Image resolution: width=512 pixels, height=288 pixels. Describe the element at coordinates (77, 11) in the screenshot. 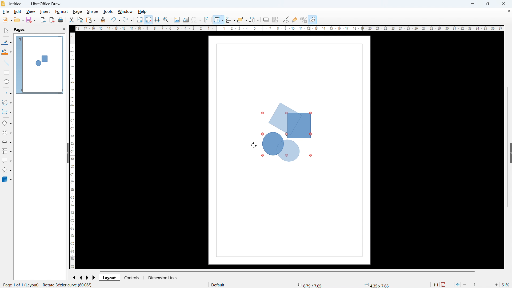

I see `page ` at that location.